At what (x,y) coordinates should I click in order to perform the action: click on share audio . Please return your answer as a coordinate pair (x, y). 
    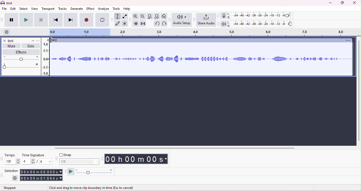
    Looking at the image, I should click on (206, 20).